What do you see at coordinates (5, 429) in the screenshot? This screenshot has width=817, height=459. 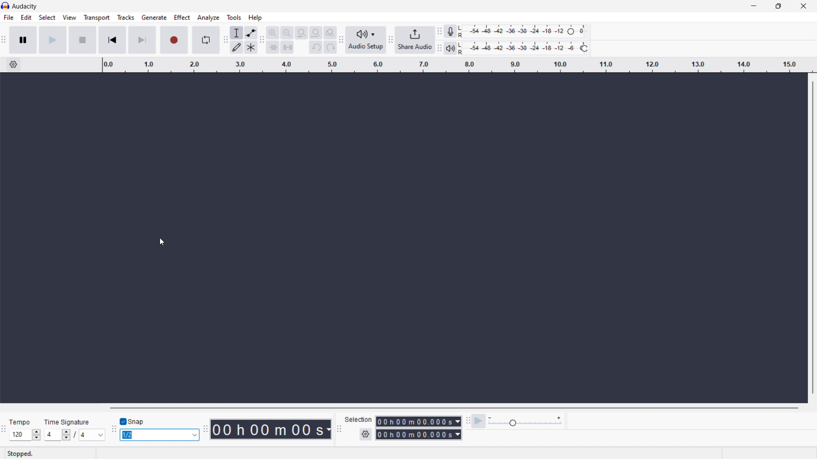 I see `time signature toolbar` at bounding box center [5, 429].